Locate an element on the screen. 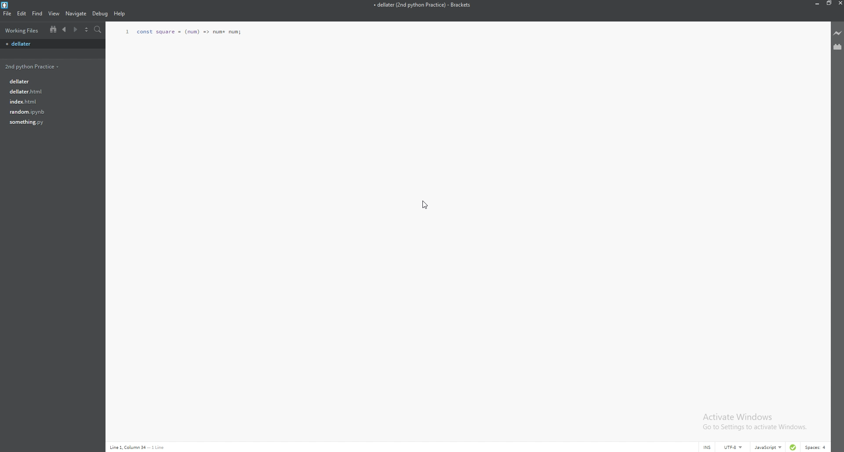 The image size is (844, 452). Cursor is located at coordinates (426, 207).